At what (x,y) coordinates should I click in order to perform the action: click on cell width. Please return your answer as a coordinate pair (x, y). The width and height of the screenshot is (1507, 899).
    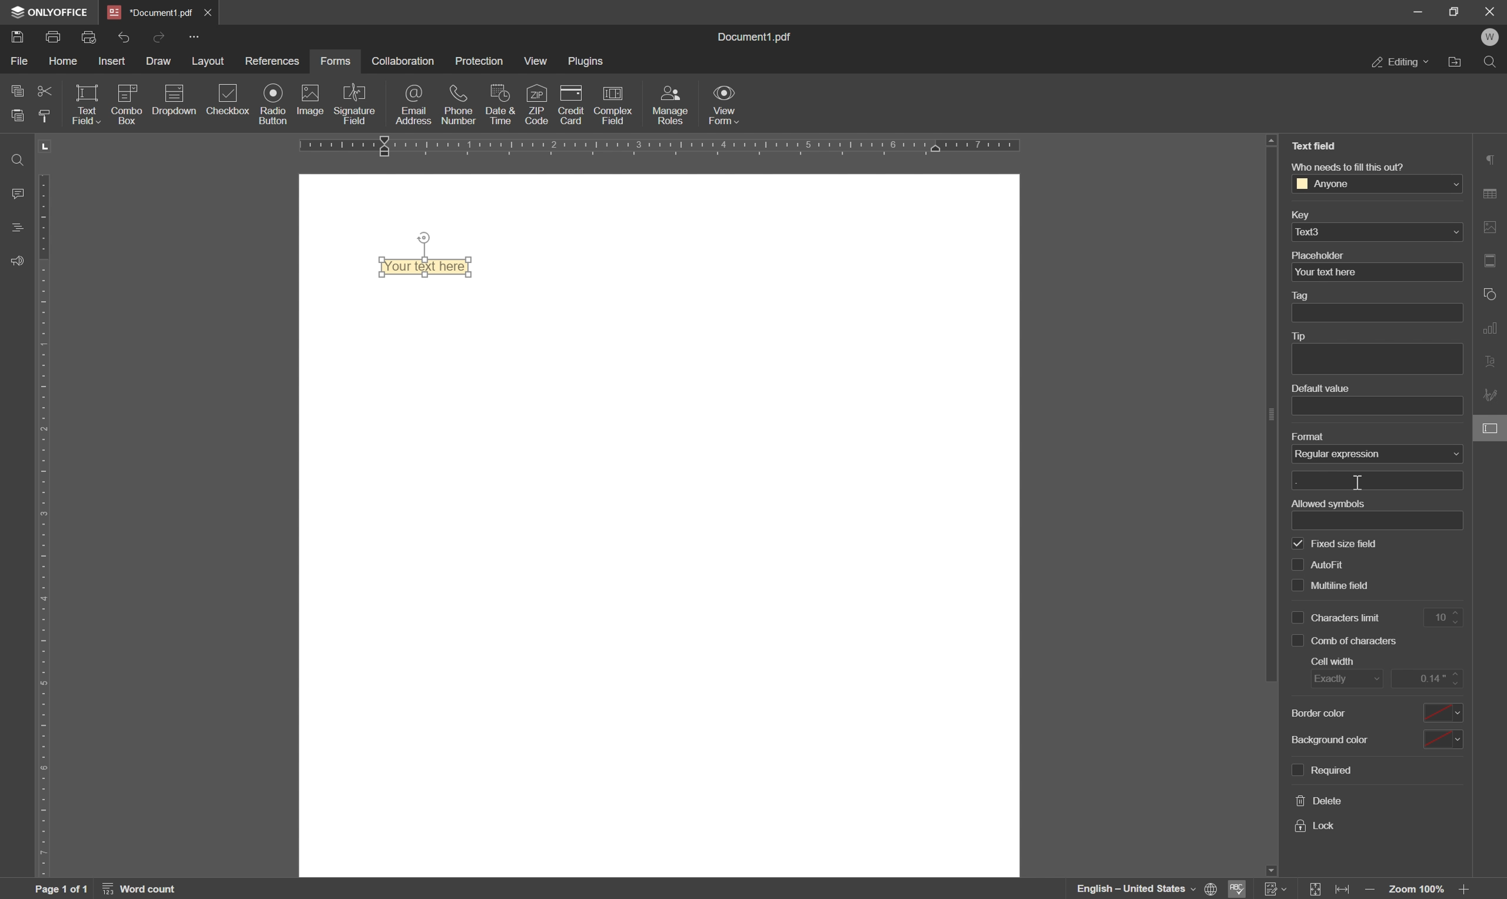
    Looking at the image, I should click on (1336, 662).